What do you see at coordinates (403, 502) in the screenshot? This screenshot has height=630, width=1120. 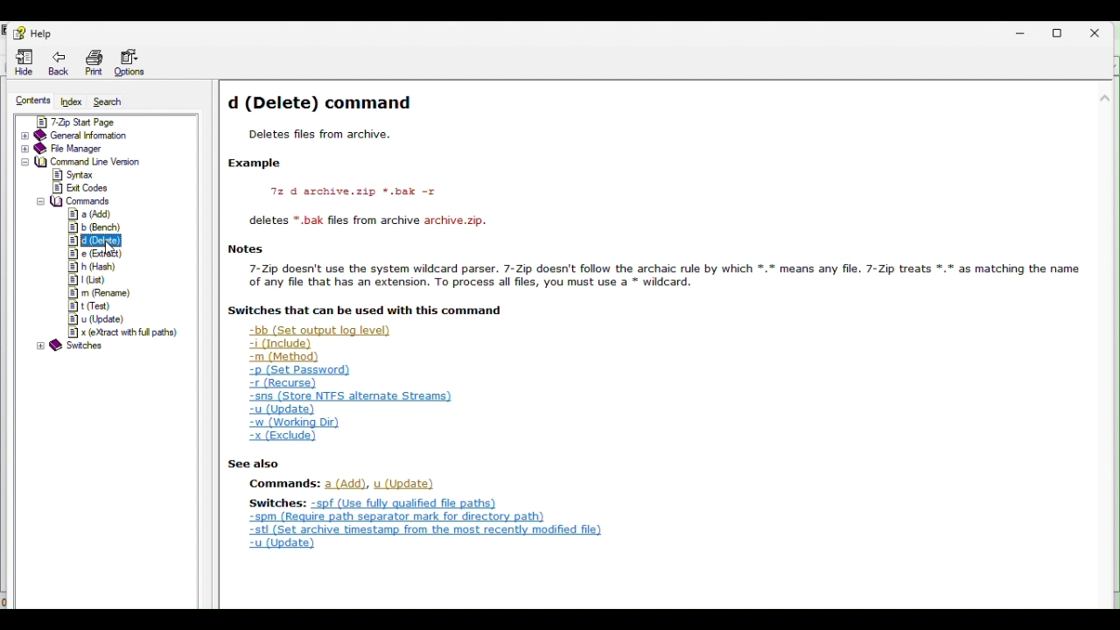 I see `+ apf (Use fully qualified file ¢` at bounding box center [403, 502].